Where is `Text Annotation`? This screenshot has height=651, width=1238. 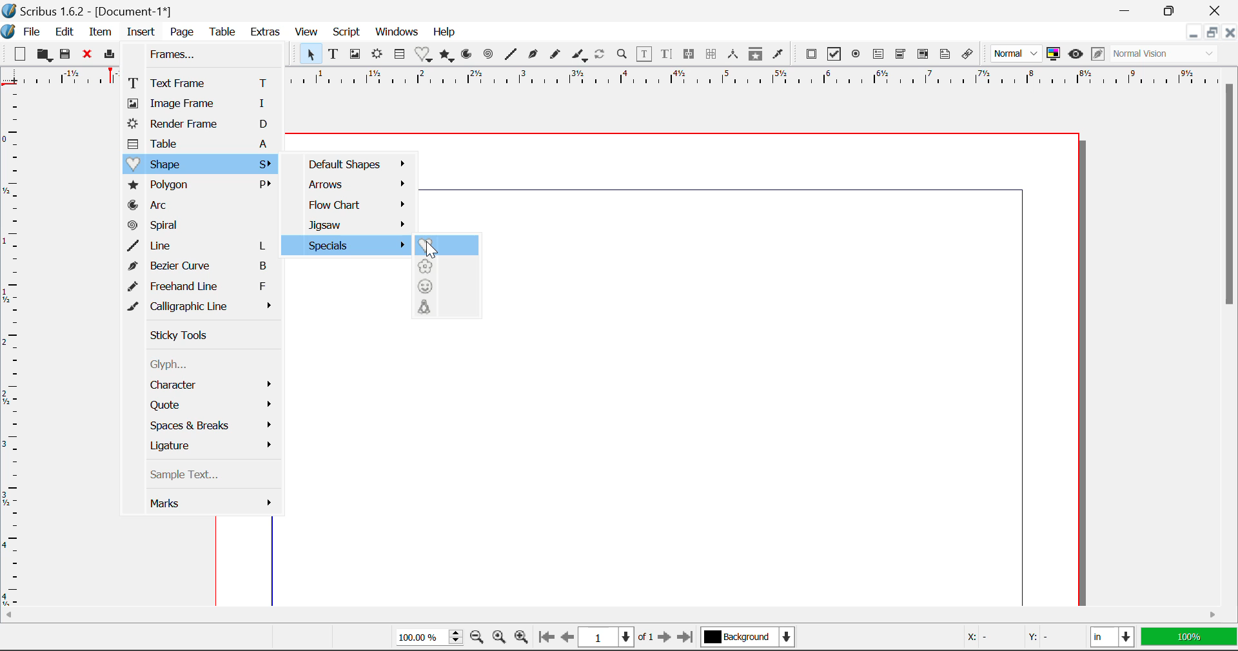
Text Annotation is located at coordinates (944, 55).